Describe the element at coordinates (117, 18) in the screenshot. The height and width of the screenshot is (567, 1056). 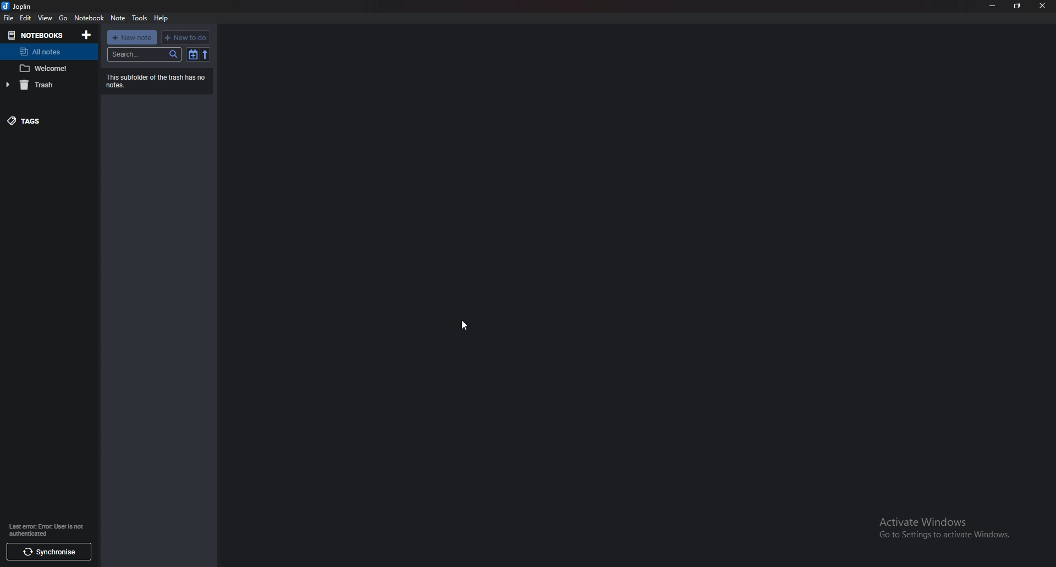
I see `note` at that location.